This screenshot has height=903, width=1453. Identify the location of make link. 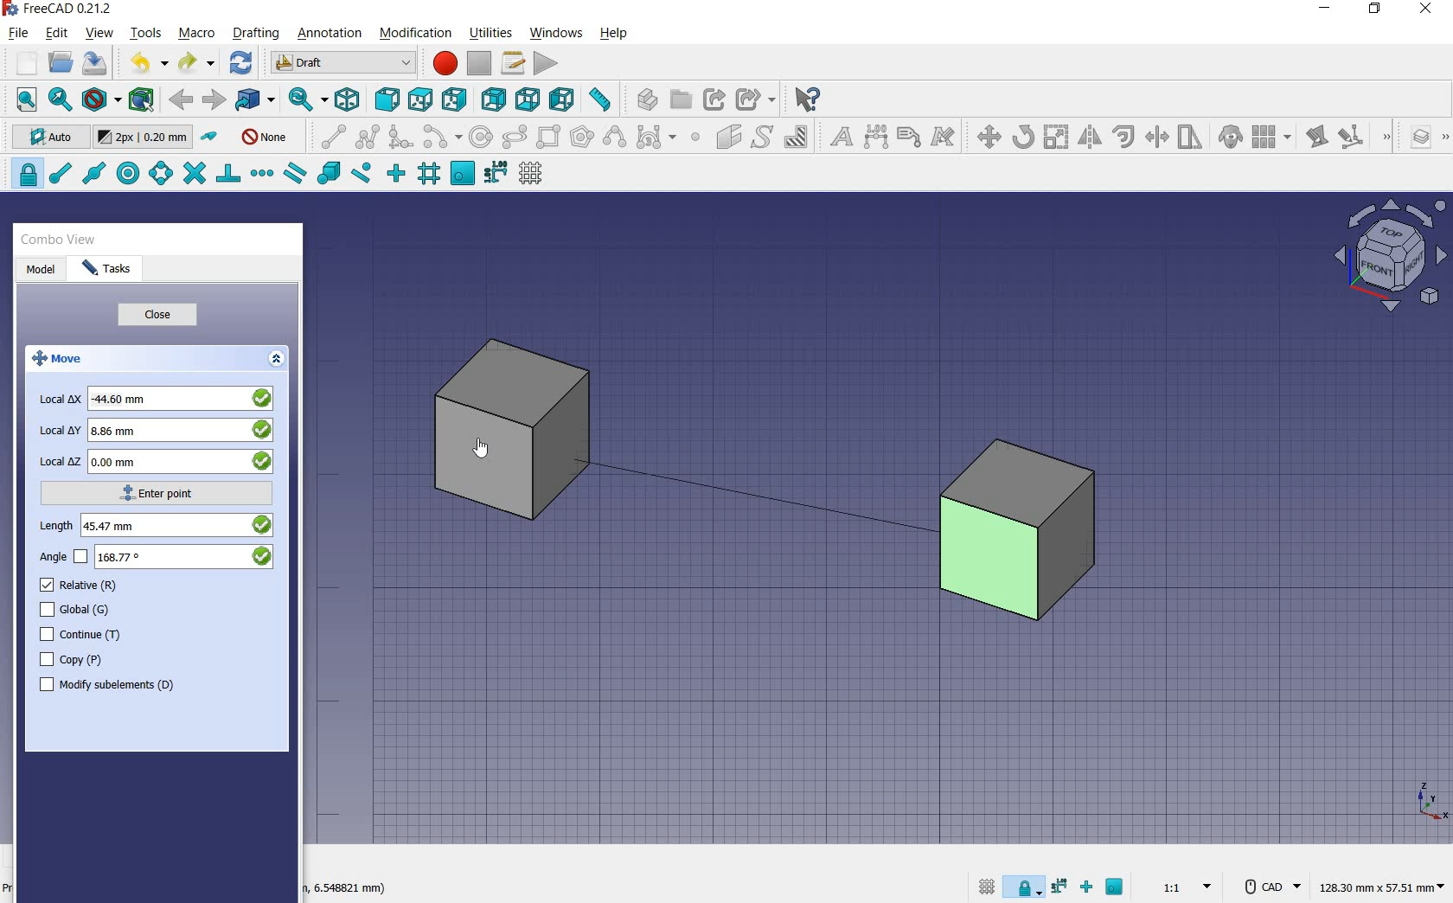
(714, 99).